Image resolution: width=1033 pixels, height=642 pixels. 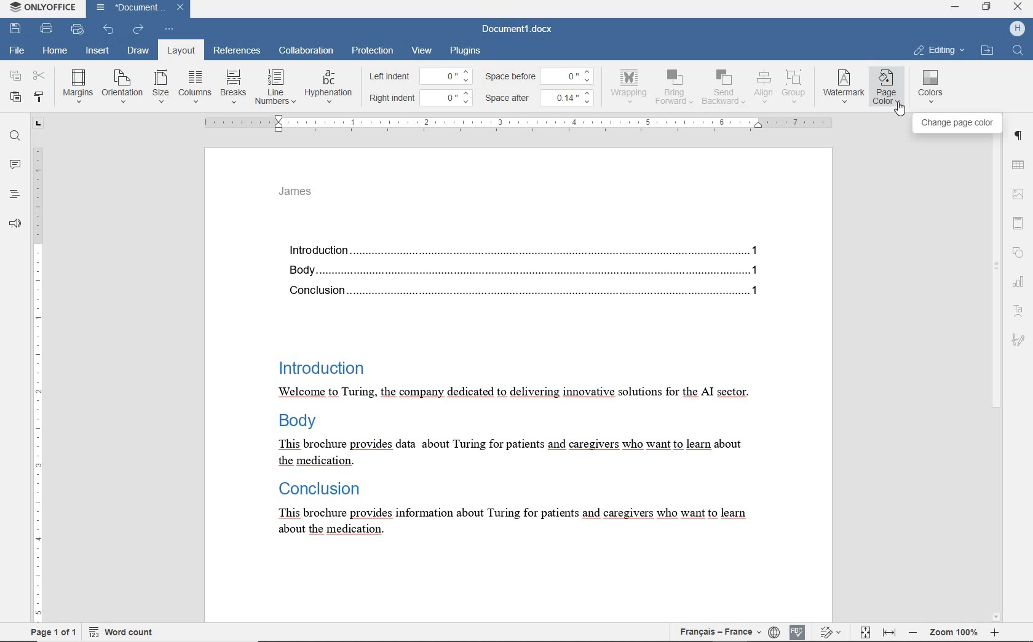 What do you see at coordinates (995, 367) in the screenshot?
I see `scrollbar` at bounding box center [995, 367].